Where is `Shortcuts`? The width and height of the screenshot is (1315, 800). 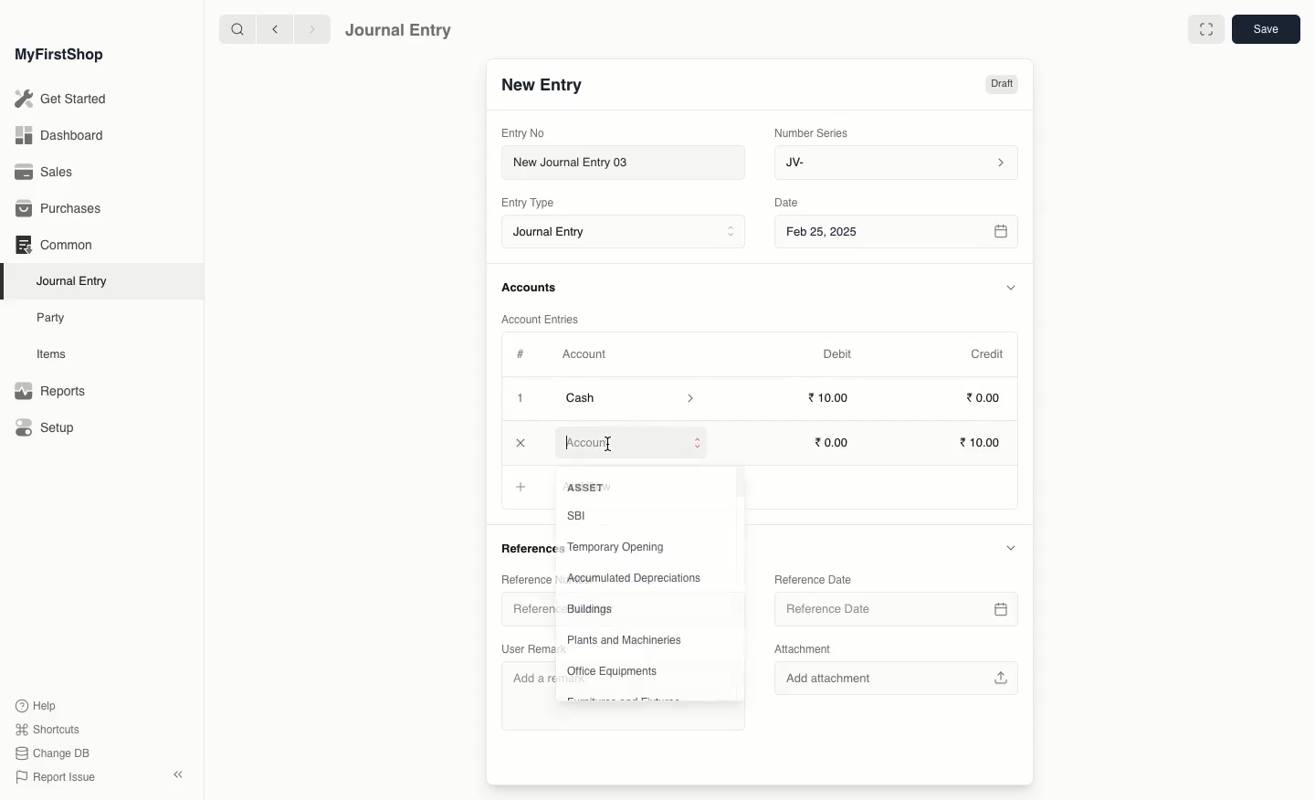 Shortcuts is located at coordinates (45, 728).